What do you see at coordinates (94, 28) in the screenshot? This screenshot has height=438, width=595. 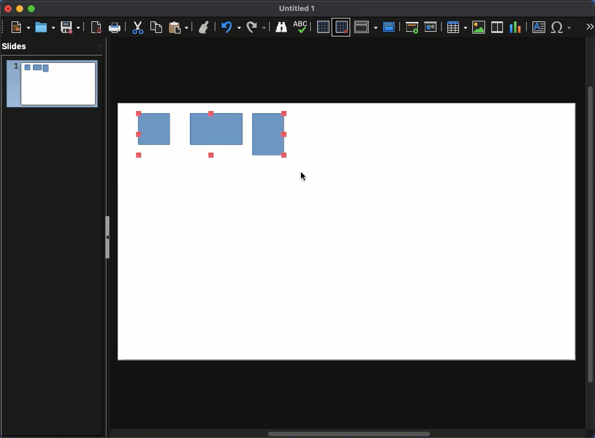 I see `Export as PDF` at bounding box center [94, 28].